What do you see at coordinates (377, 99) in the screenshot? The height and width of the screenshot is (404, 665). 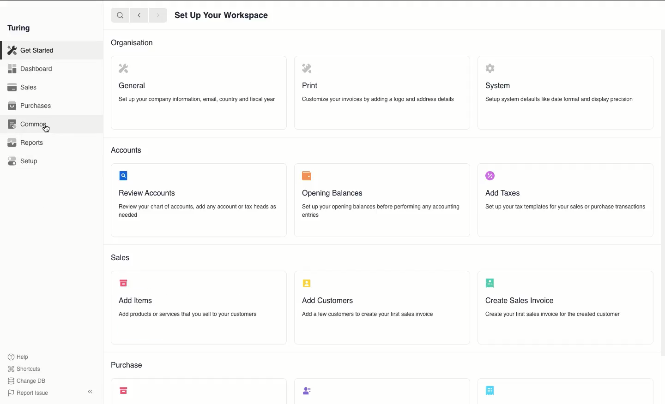 I see `‘Customize your invoices by adding a logo and address details` at bounding box center [377, 99].